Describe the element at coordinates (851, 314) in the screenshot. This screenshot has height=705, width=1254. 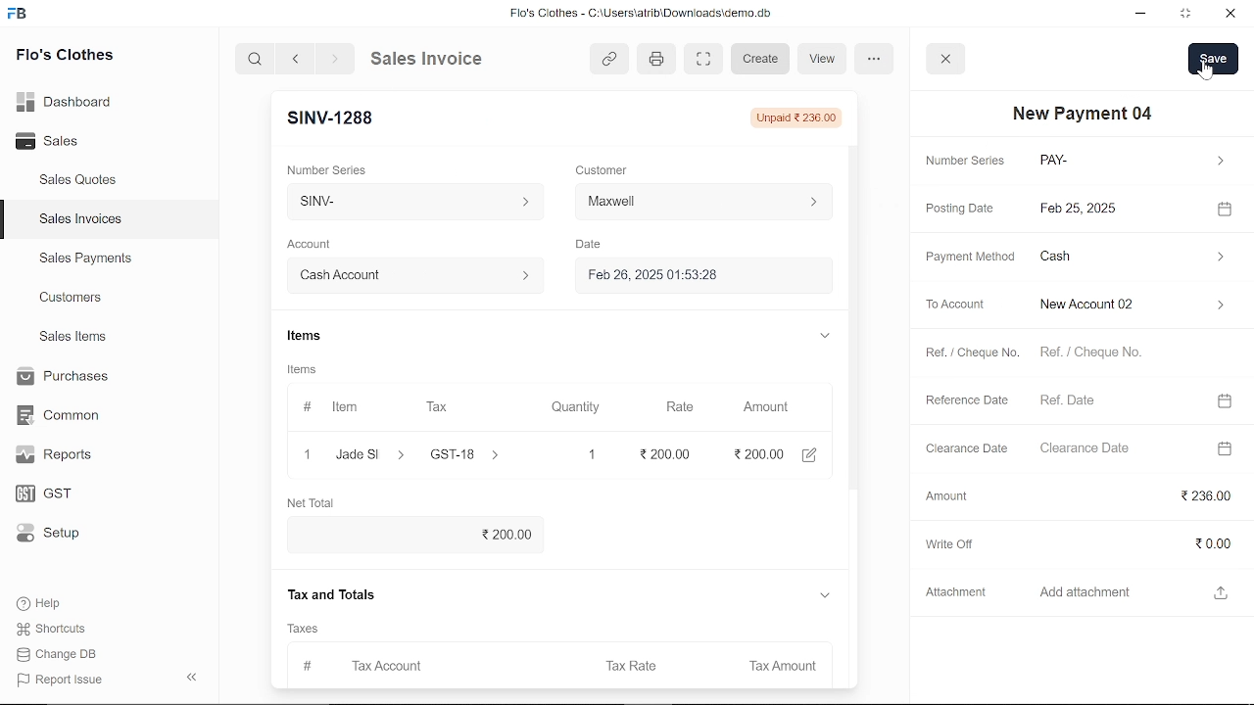
I see `vertical scrollbar` at that location.